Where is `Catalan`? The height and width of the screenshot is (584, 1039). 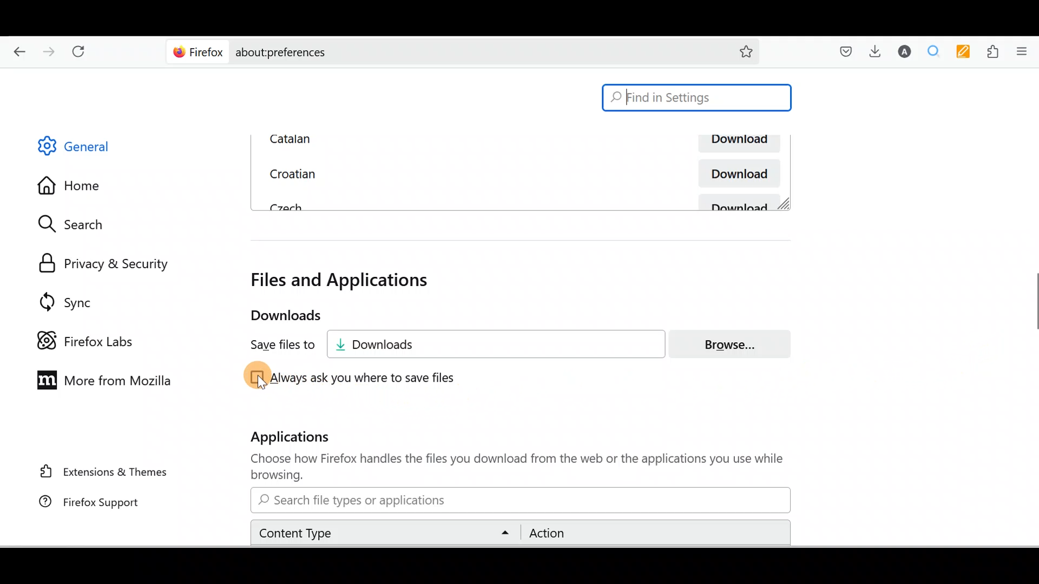
Catalan is located at coordinates (382, 139).